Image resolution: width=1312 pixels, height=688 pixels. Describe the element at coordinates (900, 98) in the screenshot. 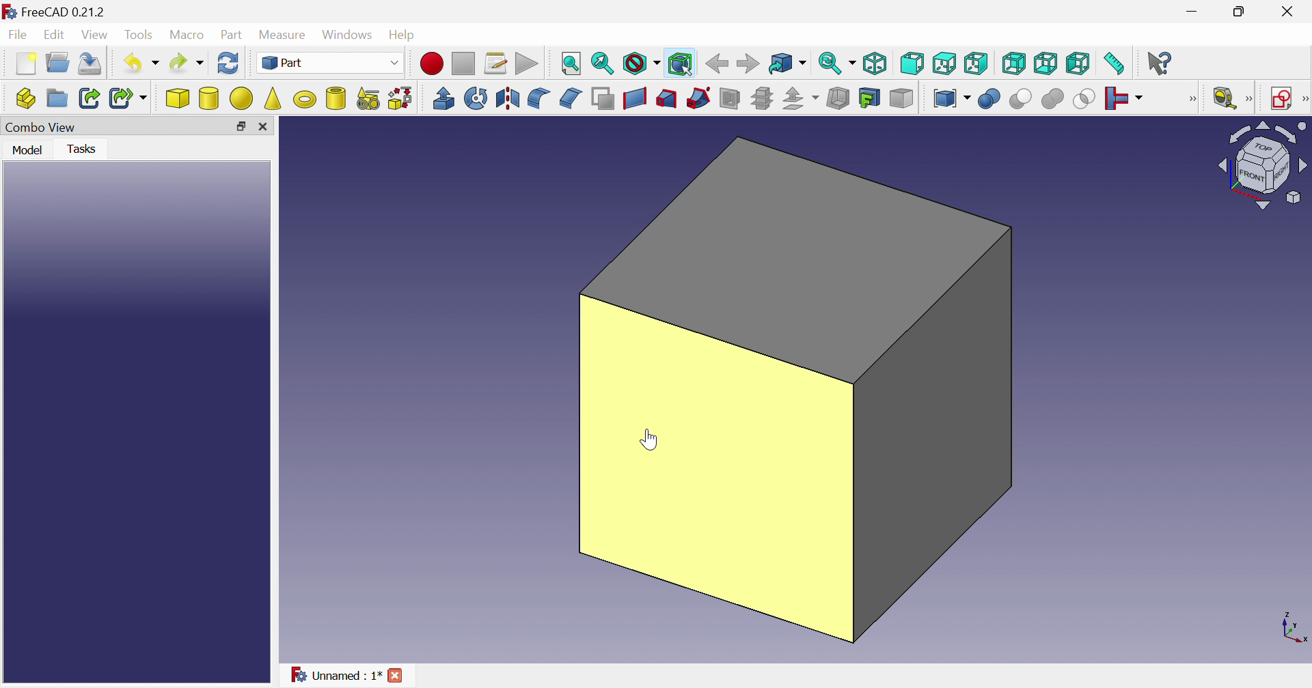

I see `Color per face` at that location.